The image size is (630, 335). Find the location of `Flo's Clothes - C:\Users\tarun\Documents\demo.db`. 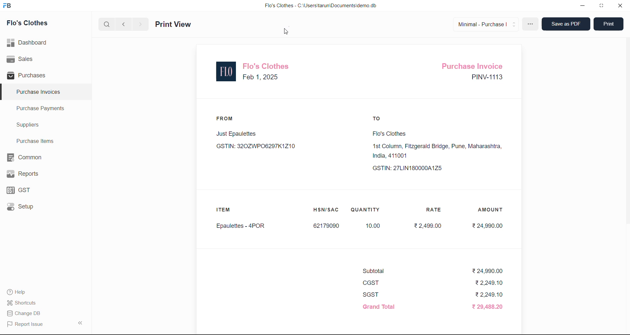

Flo's Clothes - C:\Users\tarun\Documents\demo.db is located at coordinates (320, 6).